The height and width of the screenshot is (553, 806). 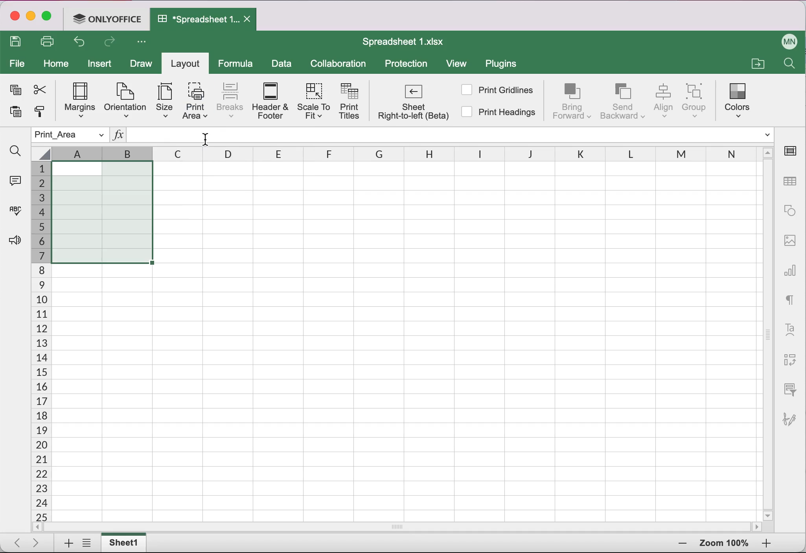 What do you see at coordinates (13, 241) in the screenshot?
I see `feedback and support` at bounding box center [13, 241].